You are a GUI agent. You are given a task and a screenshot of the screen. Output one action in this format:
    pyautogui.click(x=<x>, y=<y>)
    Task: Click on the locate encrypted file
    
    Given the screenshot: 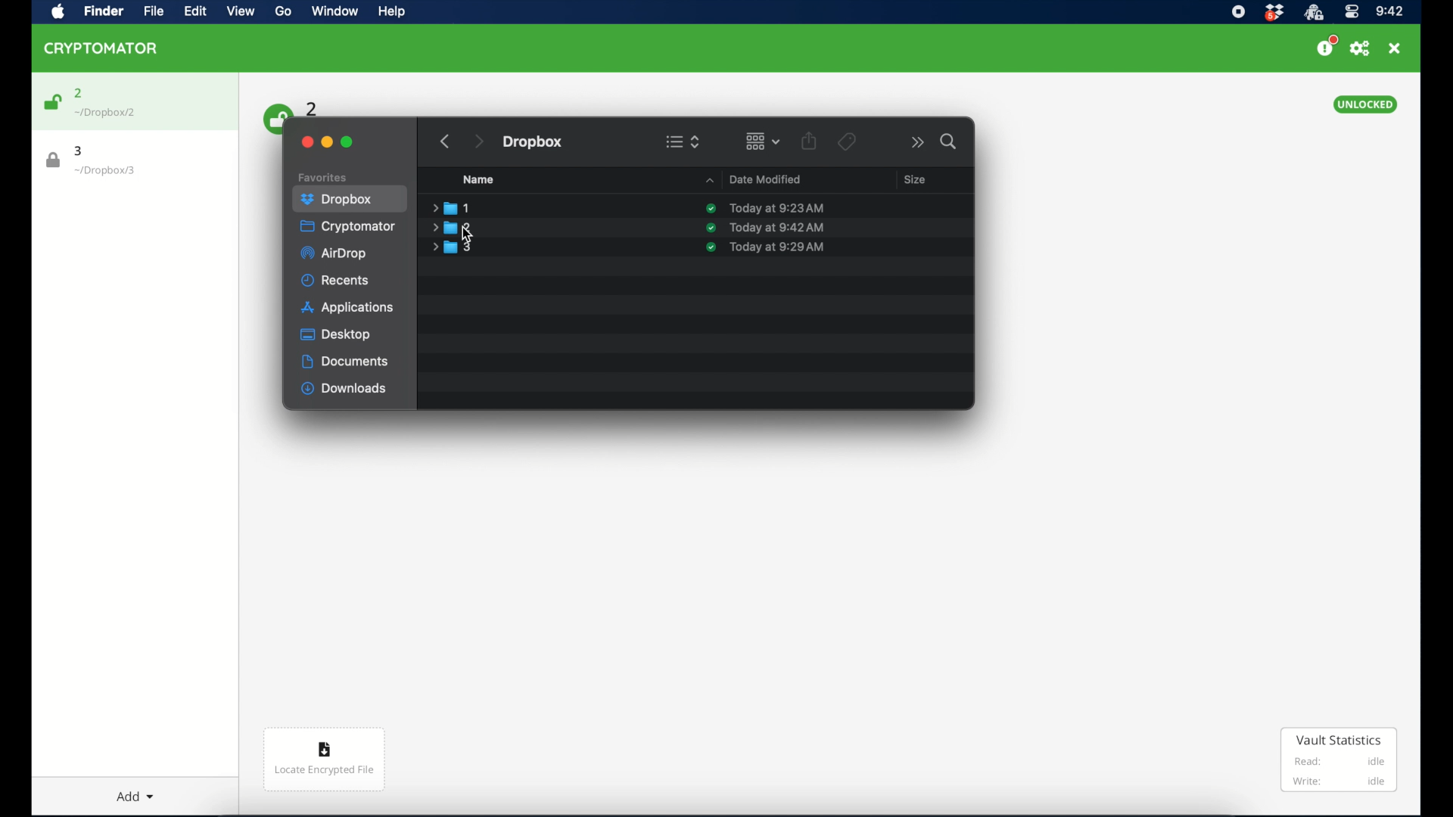 What is the action you would take?
    pyautogui.click(x=324, y=760)
    